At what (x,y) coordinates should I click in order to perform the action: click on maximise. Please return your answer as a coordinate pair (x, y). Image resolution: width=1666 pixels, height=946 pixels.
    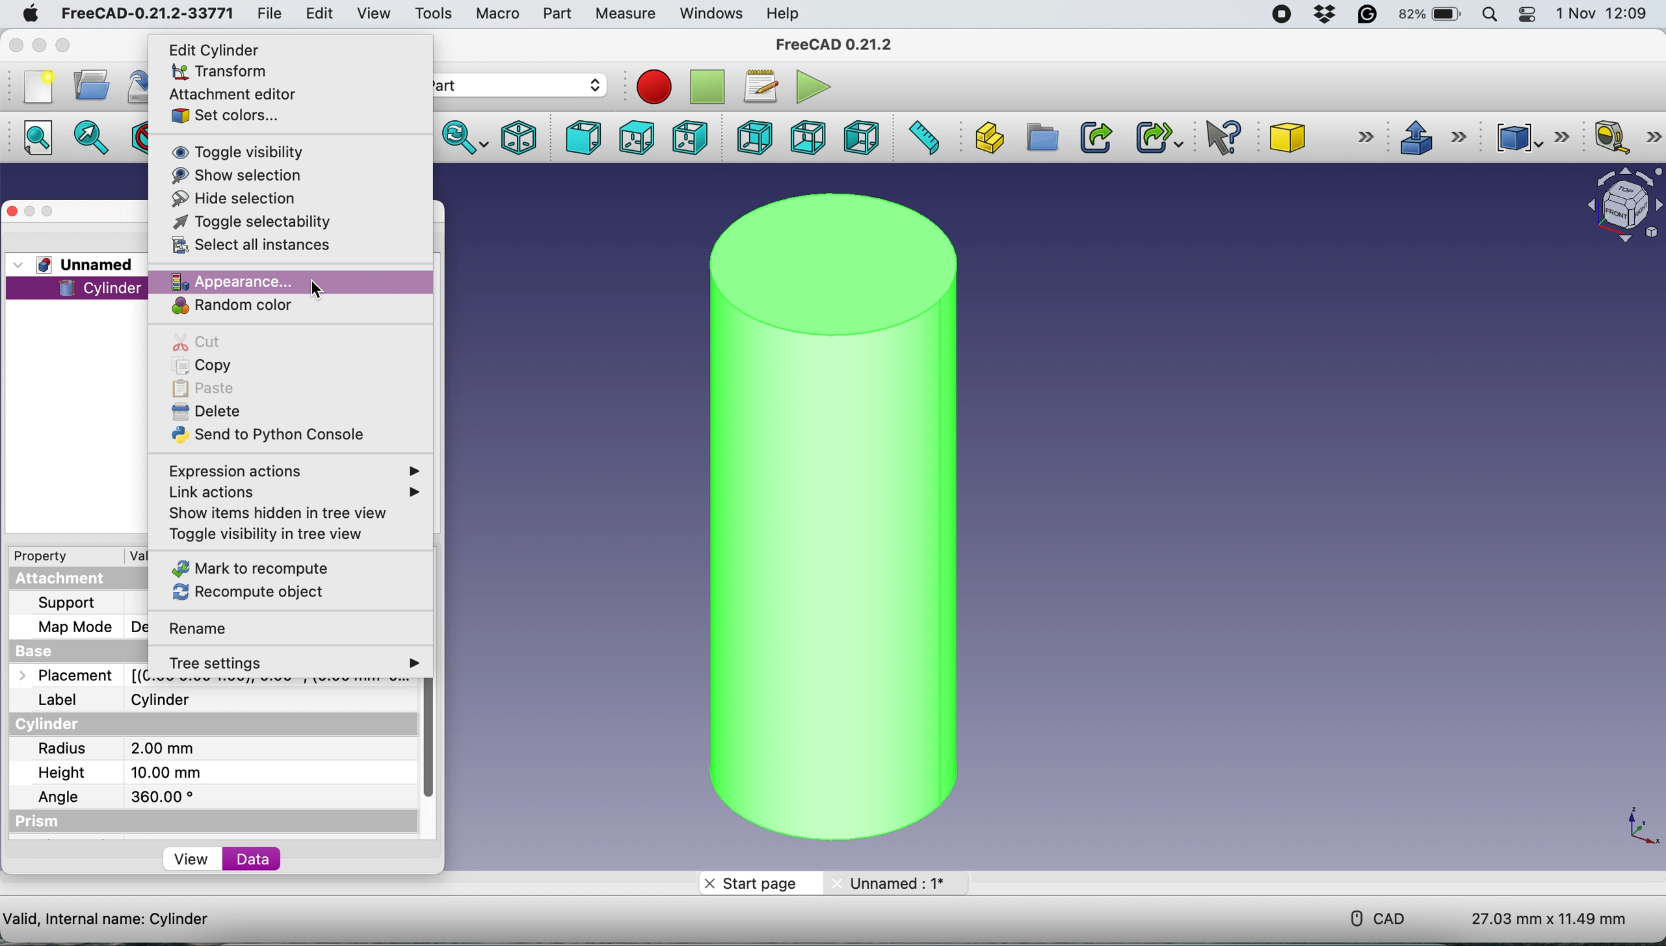
    Looking at the image, I should click on (67, 44).